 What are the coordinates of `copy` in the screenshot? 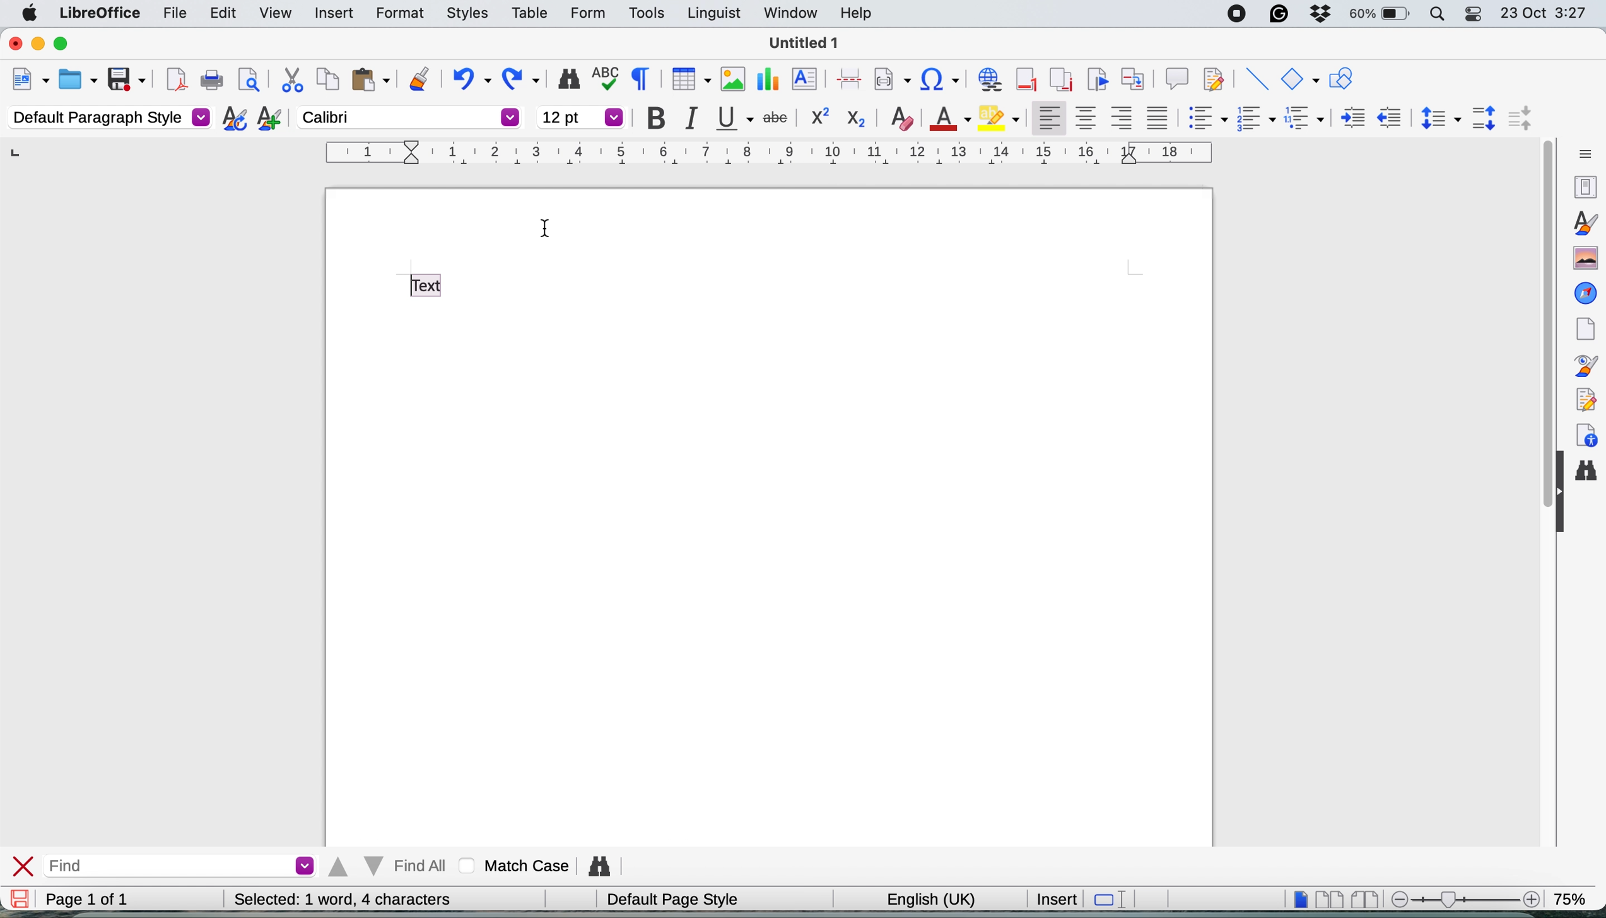 It's located at (326, 81).